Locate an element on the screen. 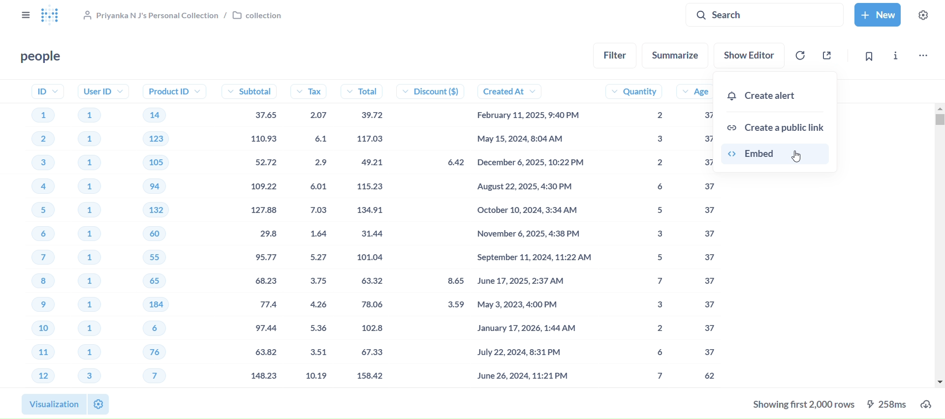 The height and width of the screenshot is (419, 945). showing first 2000 rows is located at coordinates (801, 406).